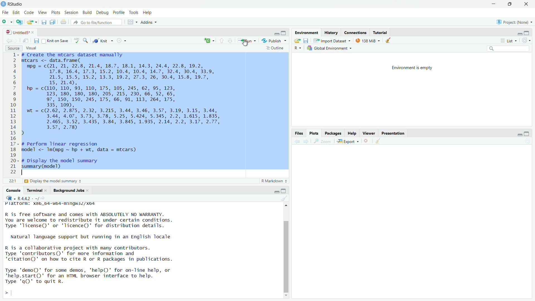 This screenshot has height=301, width=535. What do you see at coordinates (8, 42) in the screenshot?
I see `go back` at bounding box center [8, 42].